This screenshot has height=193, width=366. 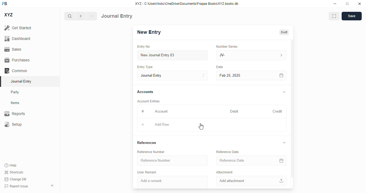 What do you see at coordinates (15, 103) in the screenshot?
I see `items` at bounding box center [15, 103].